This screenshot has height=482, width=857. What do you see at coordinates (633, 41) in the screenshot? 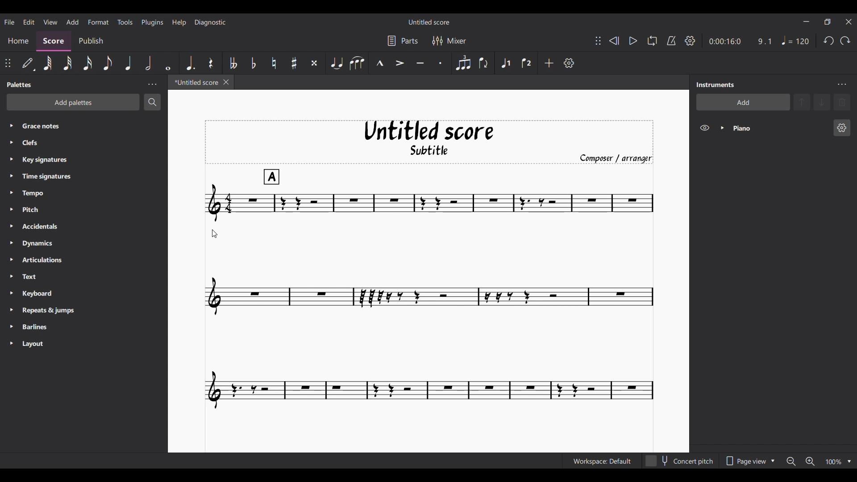
I see `Play` at bounding box center [633, 41].